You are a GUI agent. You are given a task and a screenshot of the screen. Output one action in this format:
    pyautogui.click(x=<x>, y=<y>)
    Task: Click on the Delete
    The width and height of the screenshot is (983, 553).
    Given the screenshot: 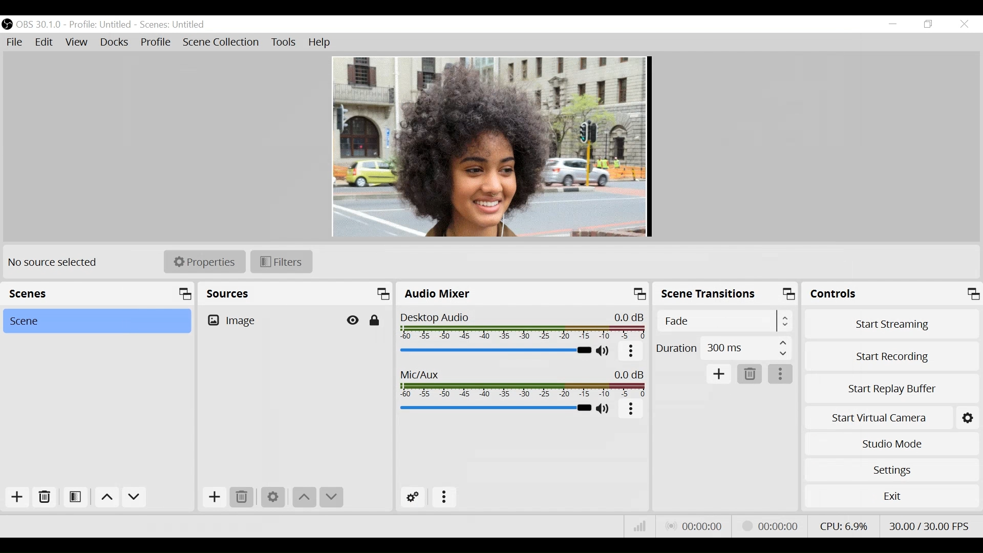 What is the action you would take?
    pyautogui.click(x=45, y=498)
    